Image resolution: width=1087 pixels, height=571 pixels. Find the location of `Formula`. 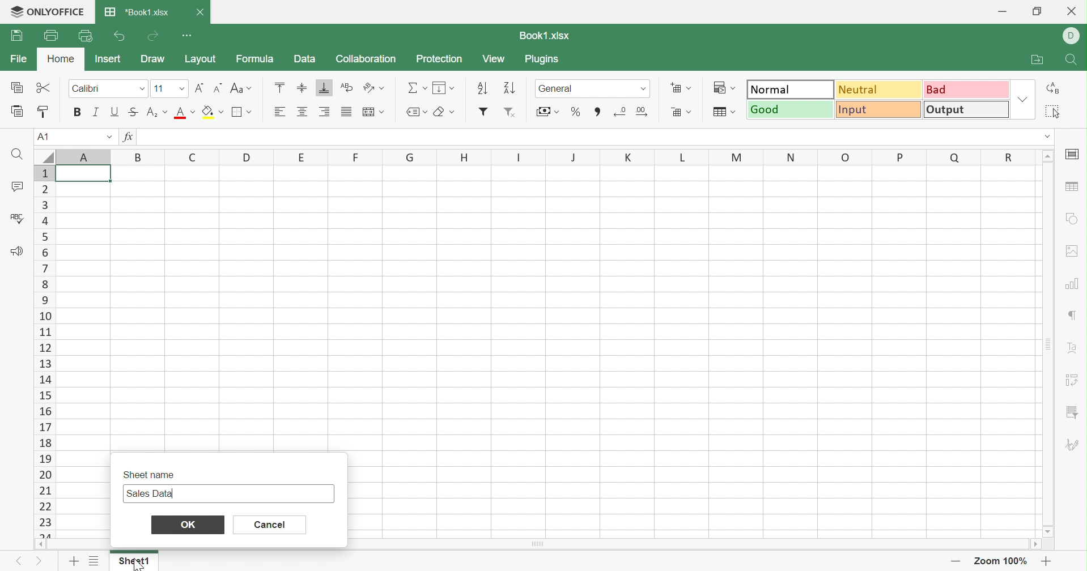

Formula is located at coordinates (255, 59).